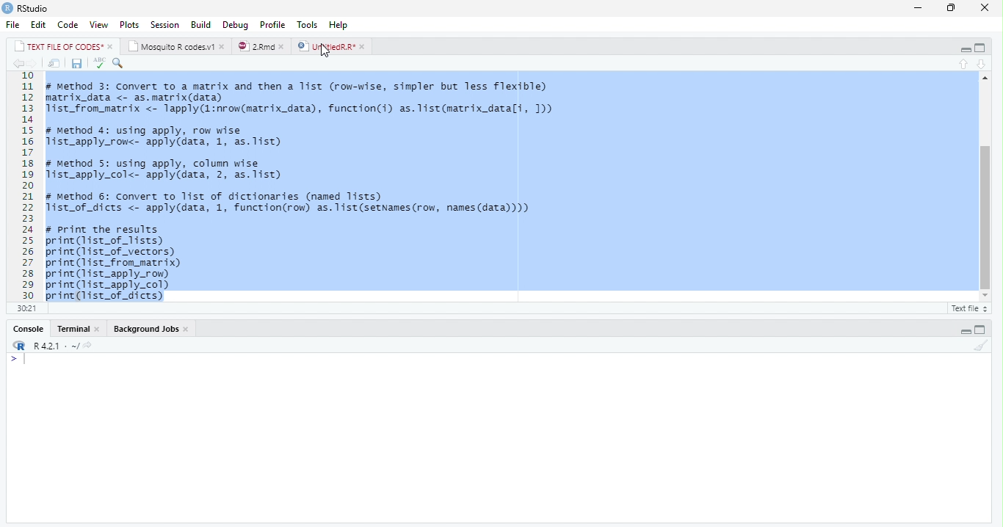  Describe the element at coordinates (498, 437) in the screenshot. I see `Console` at that location.